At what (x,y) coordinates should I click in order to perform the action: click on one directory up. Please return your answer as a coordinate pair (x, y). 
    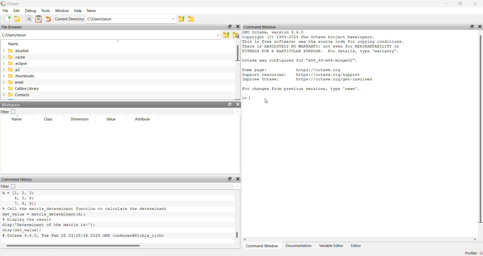
    Looking at the image, I should click on (226, 35).